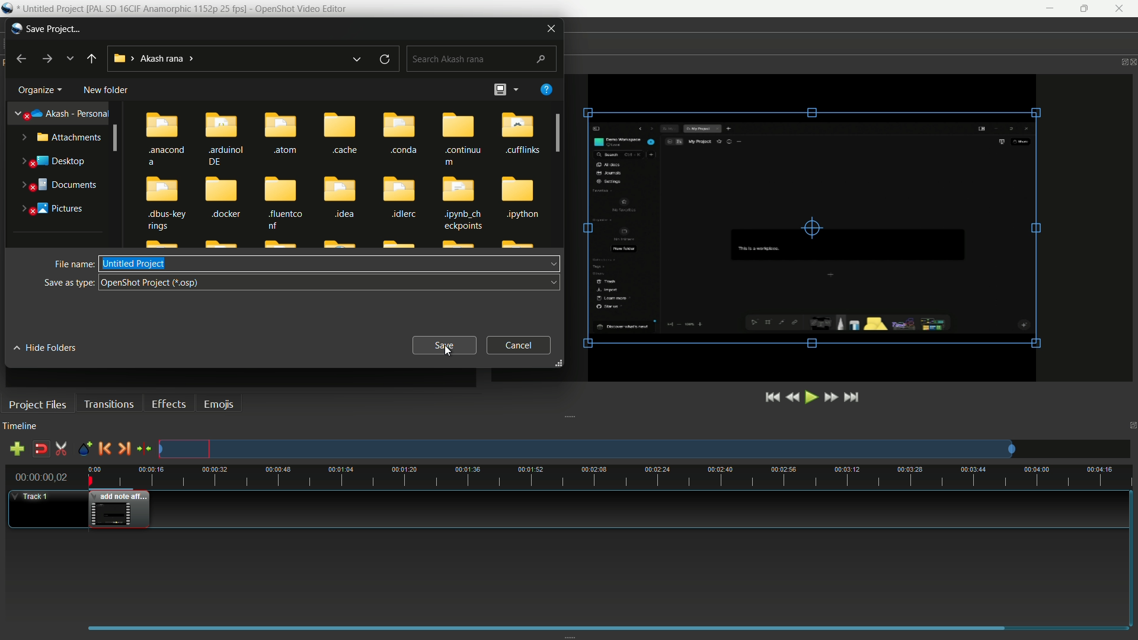 The height and width of the screenshot is (640, 1138). Describe the element at coordinates (551, 27) in the screenshot. I see `close window` at that location.